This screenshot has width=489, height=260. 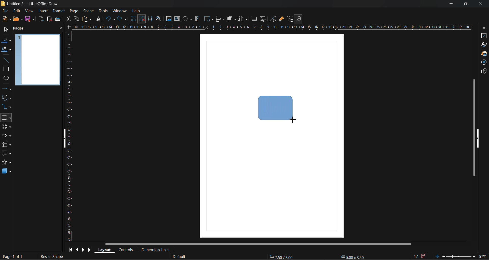 I want to click on curves and polygons, so click(x=7, y=97).